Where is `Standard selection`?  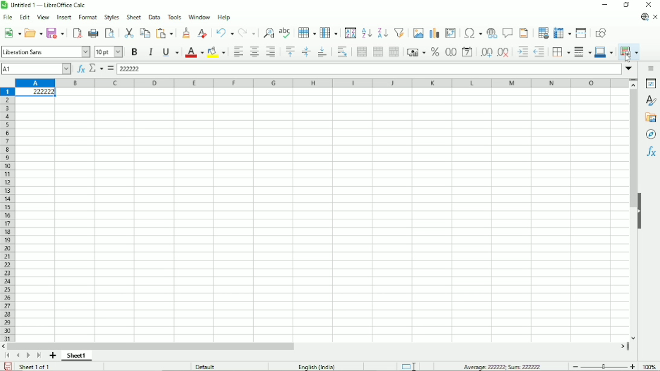
Standard selection is located at coordinates (407, 366).